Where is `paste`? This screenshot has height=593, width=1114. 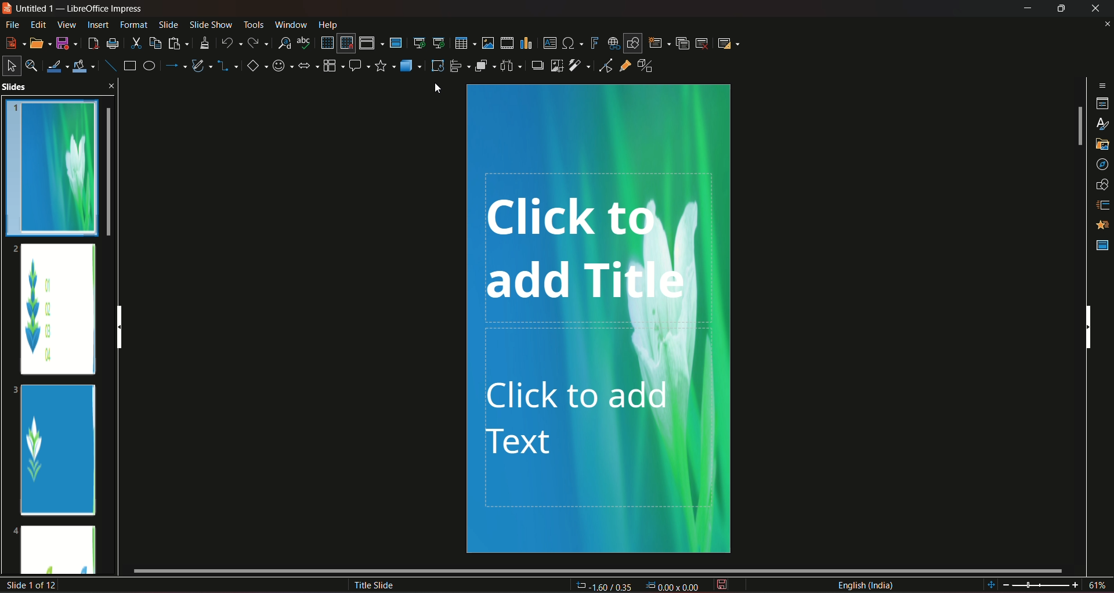 paste is located at coordinates (179, 43).